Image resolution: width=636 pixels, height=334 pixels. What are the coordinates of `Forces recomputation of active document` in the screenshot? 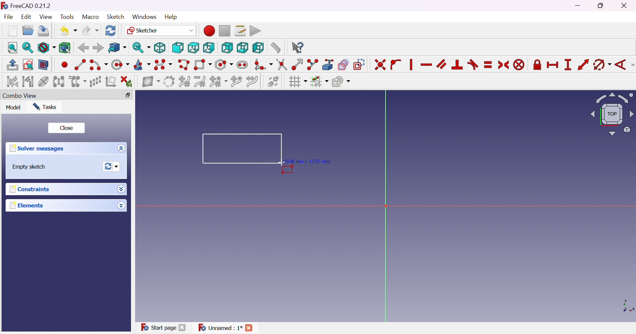 It's located at (113, 166).